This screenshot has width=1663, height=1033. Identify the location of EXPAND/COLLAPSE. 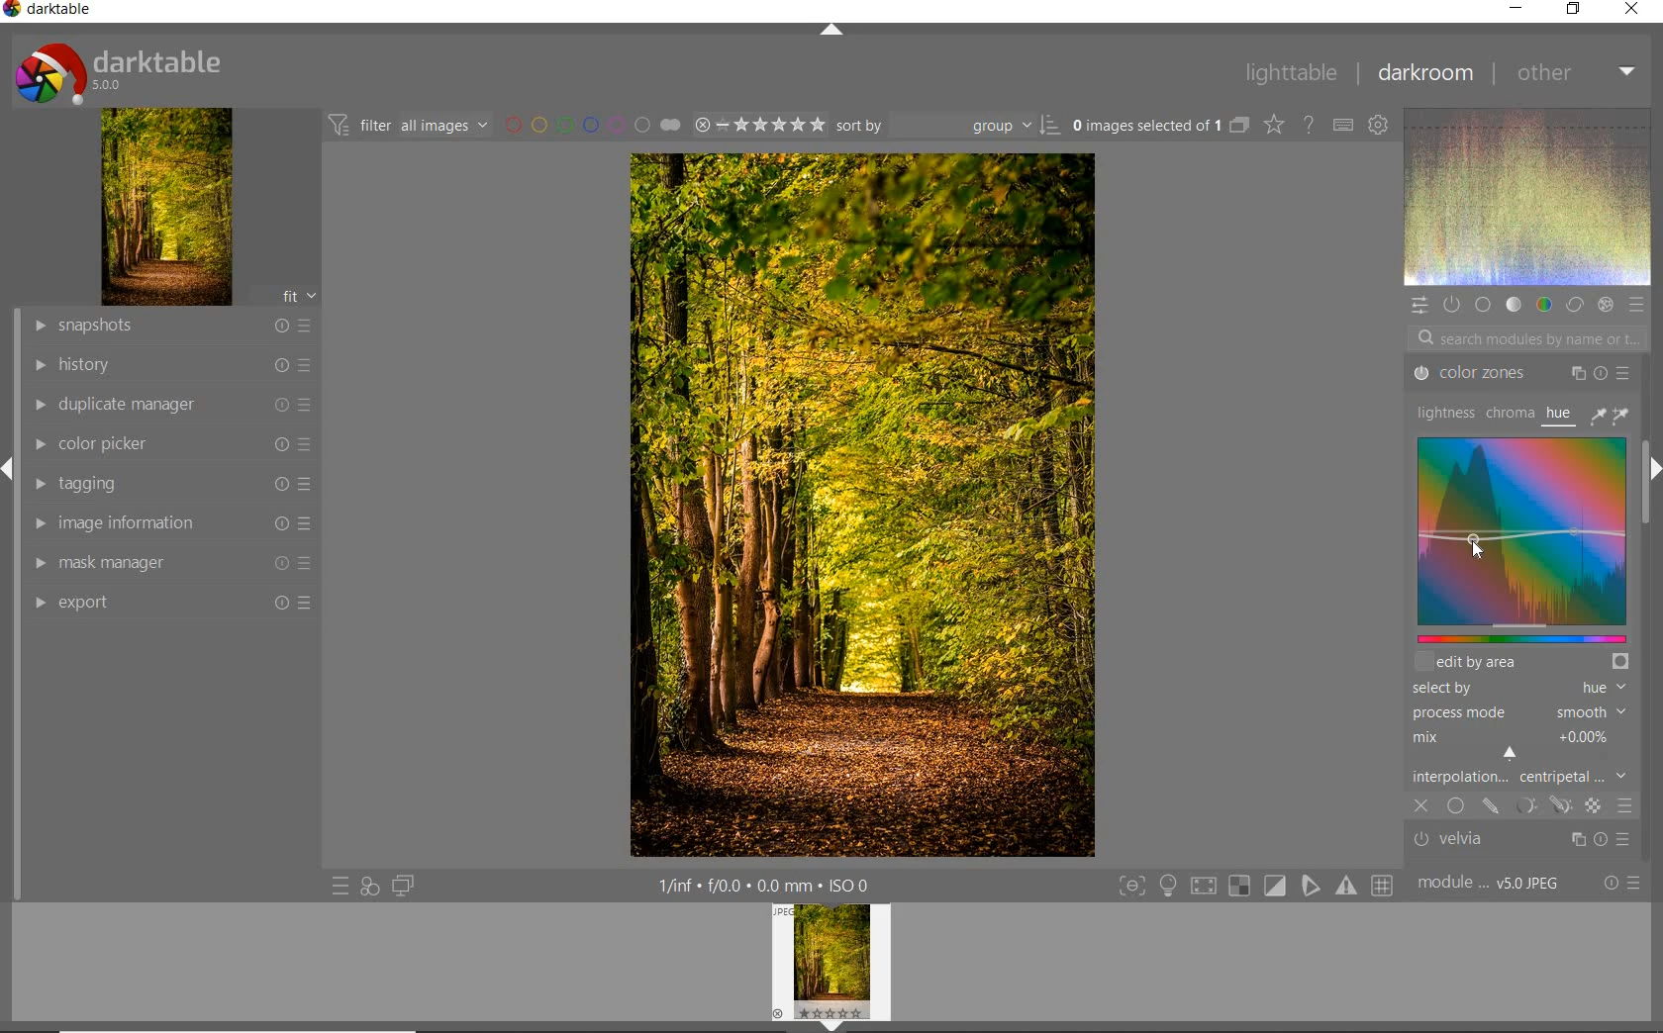
(830, 29).